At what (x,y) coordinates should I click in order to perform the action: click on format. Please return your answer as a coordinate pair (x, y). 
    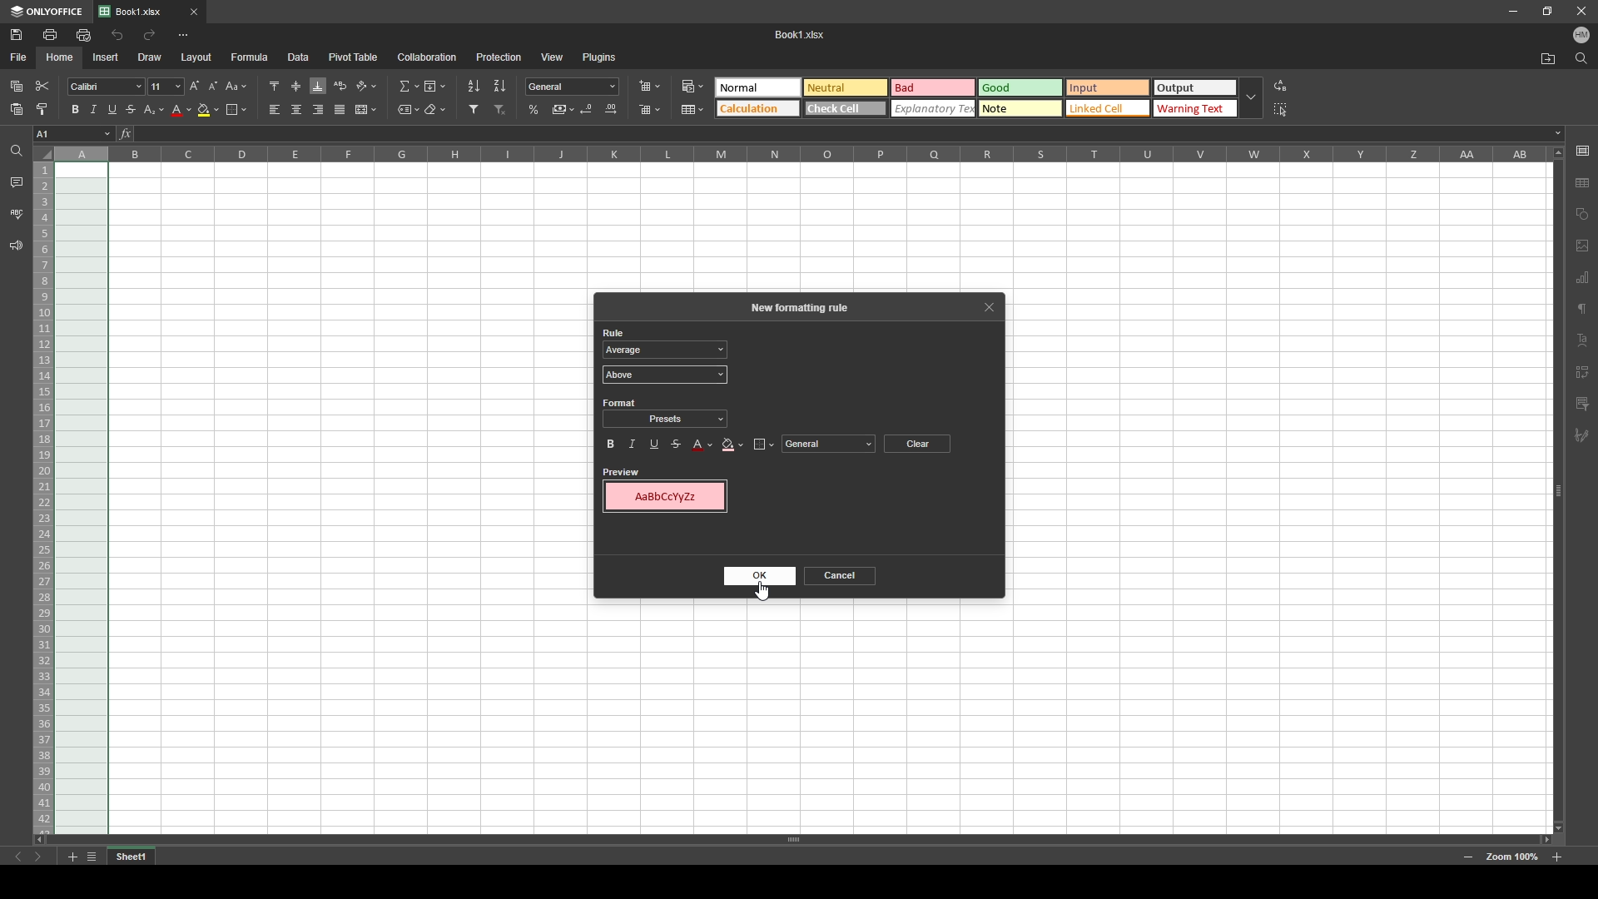
    Looking at the image, I should click on (620, 402).